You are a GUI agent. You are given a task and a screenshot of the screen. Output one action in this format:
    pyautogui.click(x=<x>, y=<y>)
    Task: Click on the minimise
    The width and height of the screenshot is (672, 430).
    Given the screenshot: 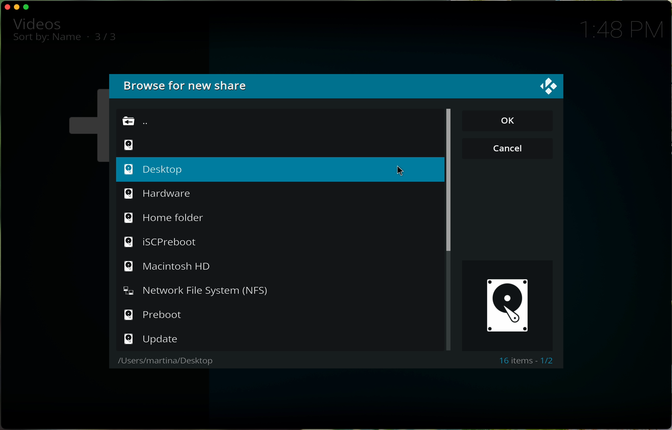 What is the action you would take?
    pyautogui.click(x=18, y=6)
    